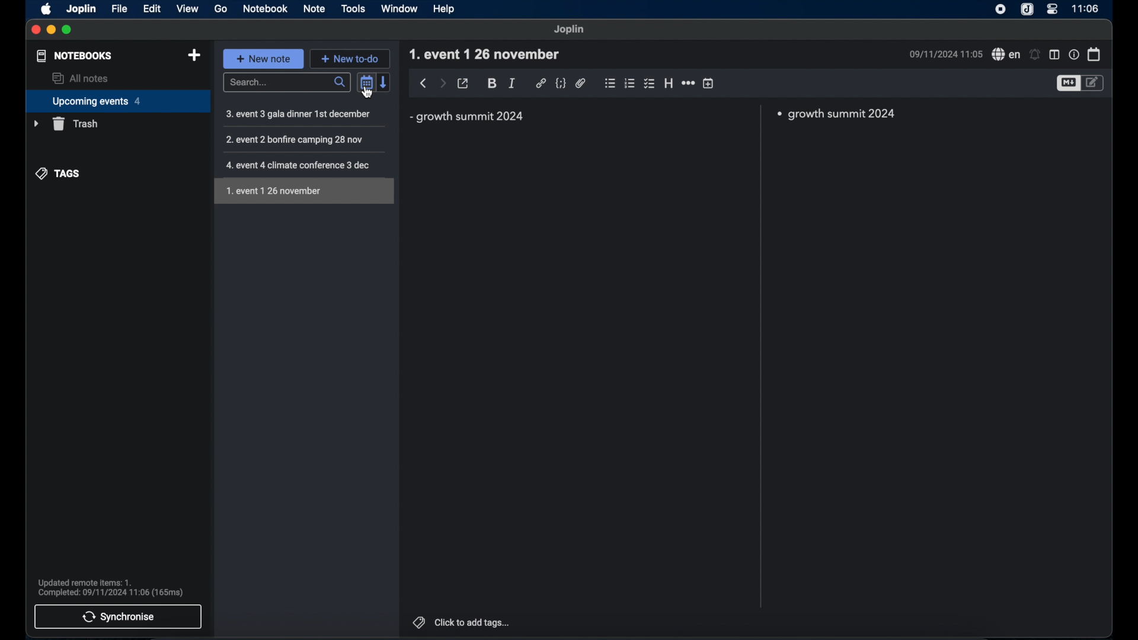 The width and height of the screenshot is (1138, 640). What do you see at coordinates (1052, 9) in the screenshot?
I see `control center` at bounding box center [1052, 9].